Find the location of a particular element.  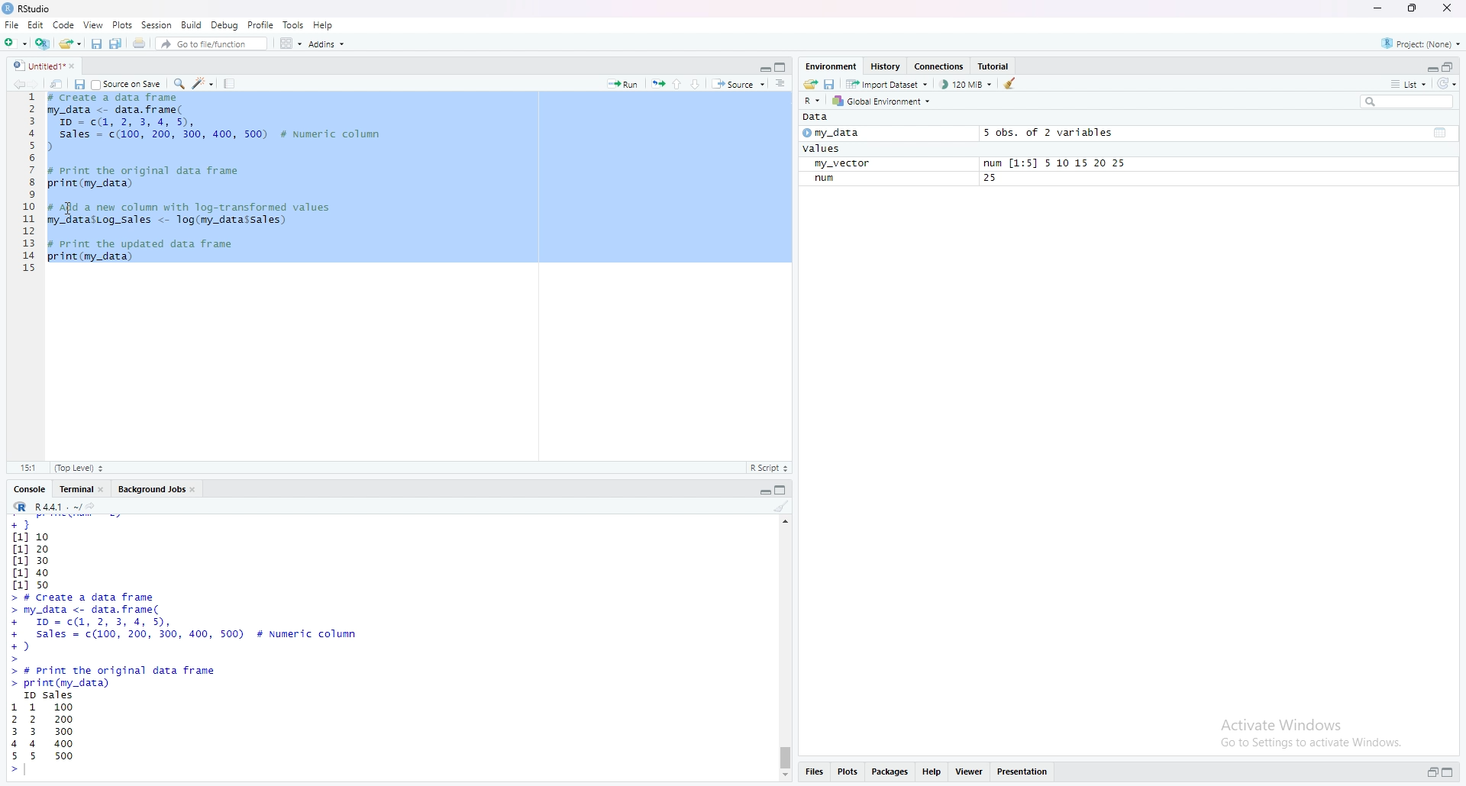

Go forward to the next location is located at coordinates (37, 85).